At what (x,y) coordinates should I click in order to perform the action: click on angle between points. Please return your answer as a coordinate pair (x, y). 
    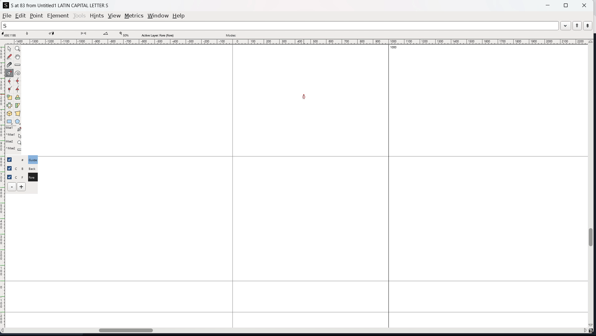
    Looking at the image, I should click on (106, 34).